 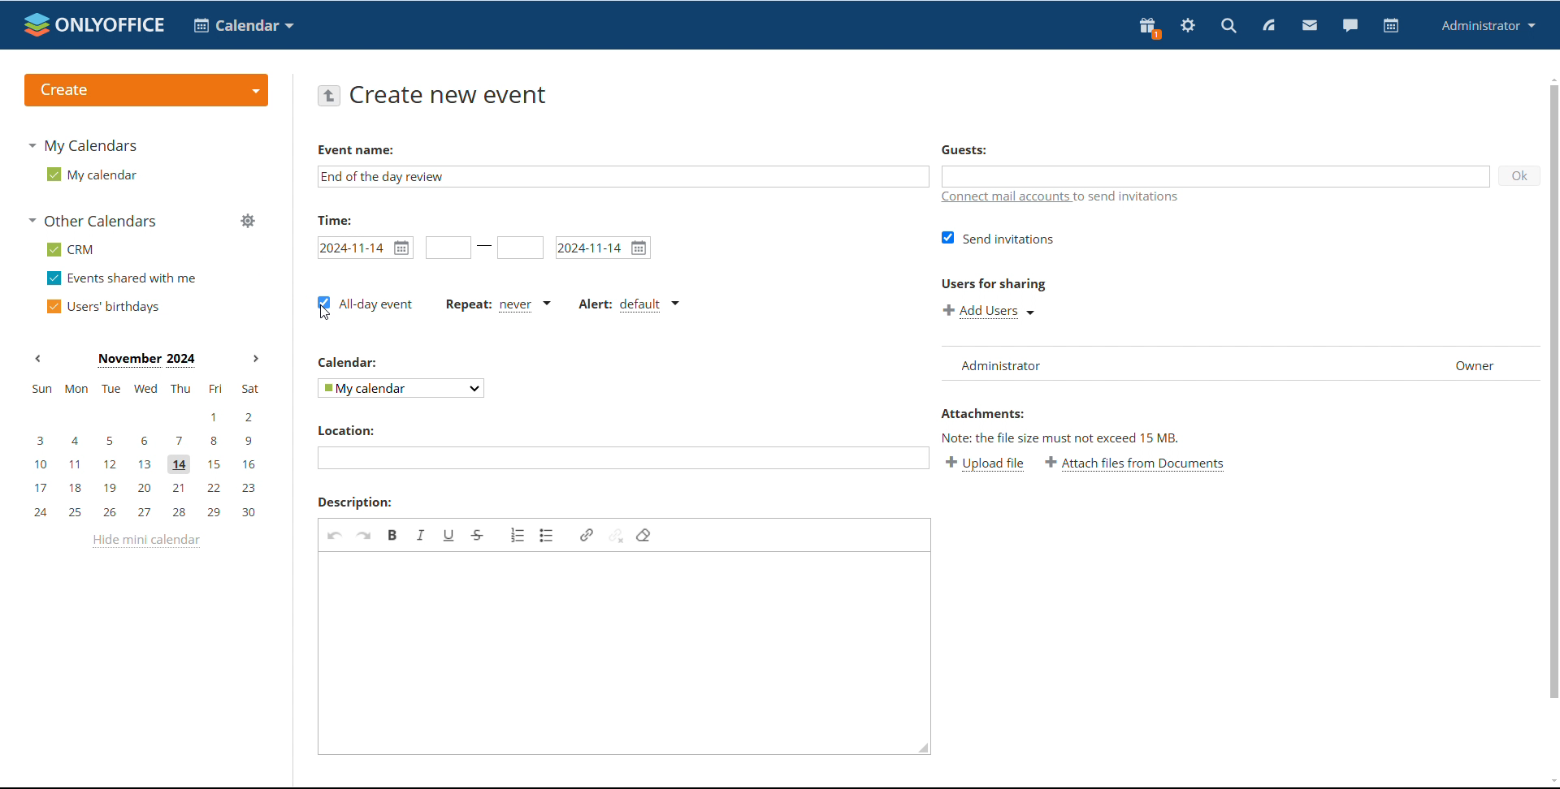 What do you see at coordinates (402, 387) in the screenshot?
I see `select calendar` at bounding box center [402, 387].